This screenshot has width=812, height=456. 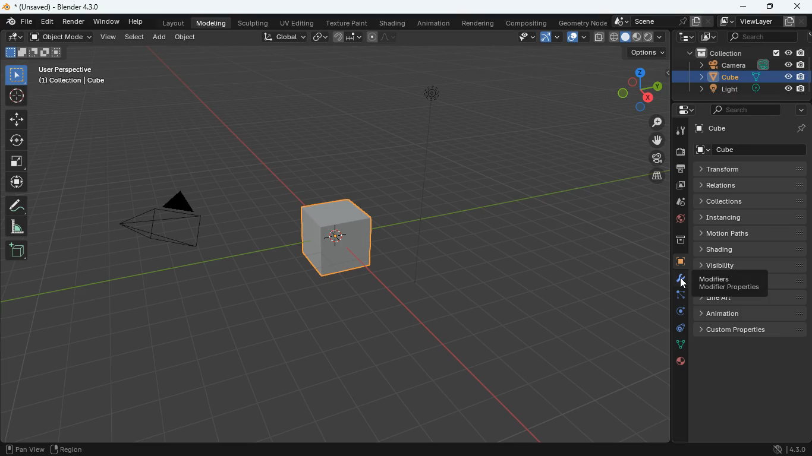 I want to click on camera, so click(x=680, y=152).